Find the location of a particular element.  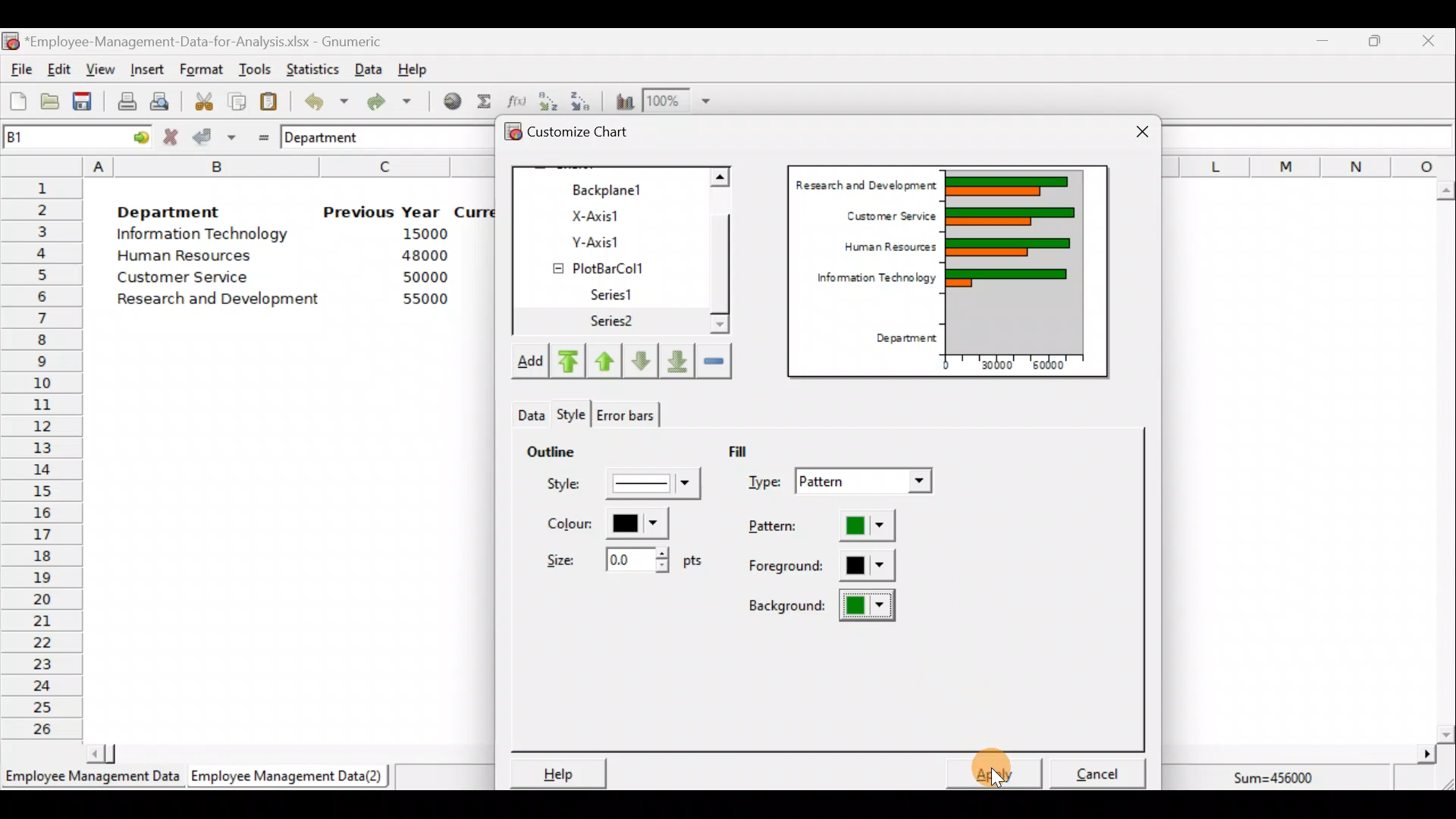

Size is located at coordinates (620, 558).